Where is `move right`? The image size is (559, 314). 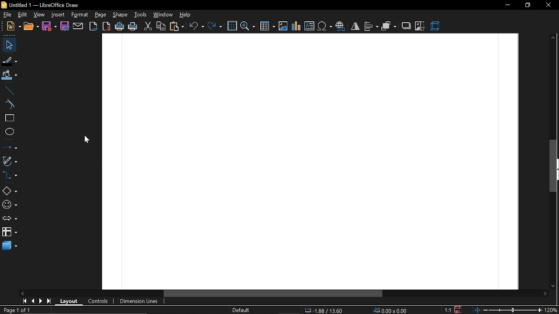
move right is located at coordinates (545, 295).